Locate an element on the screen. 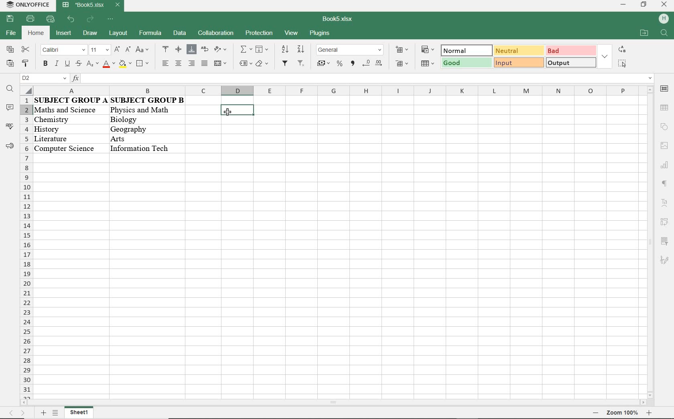  find is located at coordinates (10, 89).